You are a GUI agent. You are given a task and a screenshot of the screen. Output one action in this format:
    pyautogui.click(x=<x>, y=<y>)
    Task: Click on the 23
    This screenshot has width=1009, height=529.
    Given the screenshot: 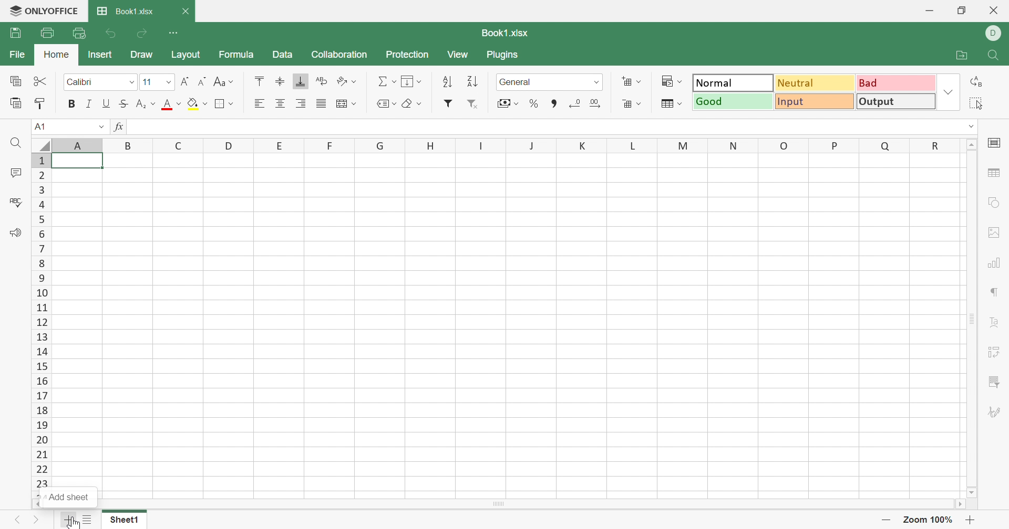 What is the action you would take?
    pyautogui.click(x=42, y=483)
    